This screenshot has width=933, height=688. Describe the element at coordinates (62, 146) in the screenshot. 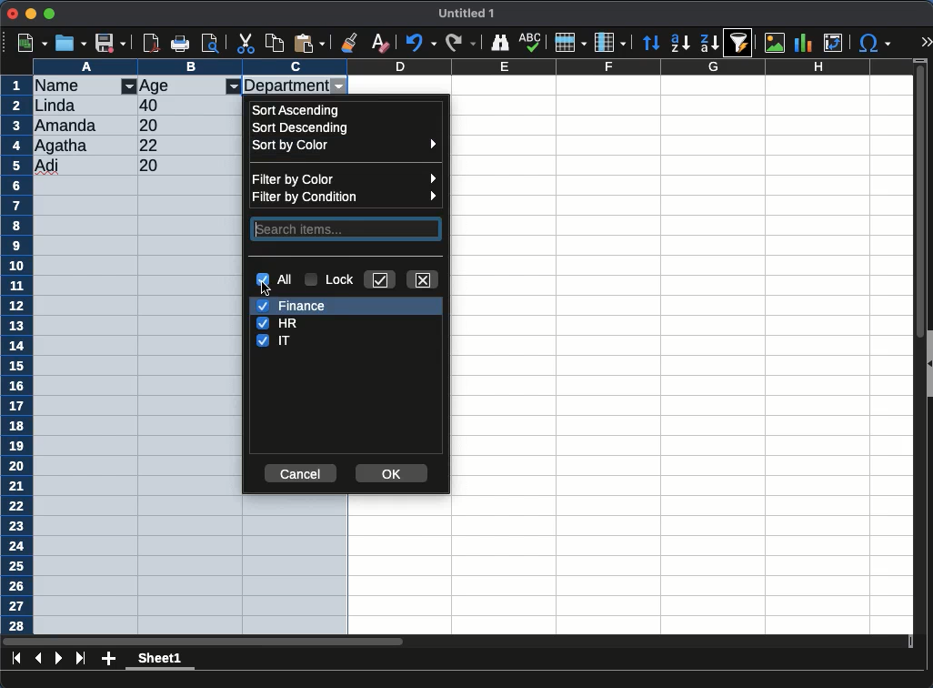

I see `Agatha` at that location.